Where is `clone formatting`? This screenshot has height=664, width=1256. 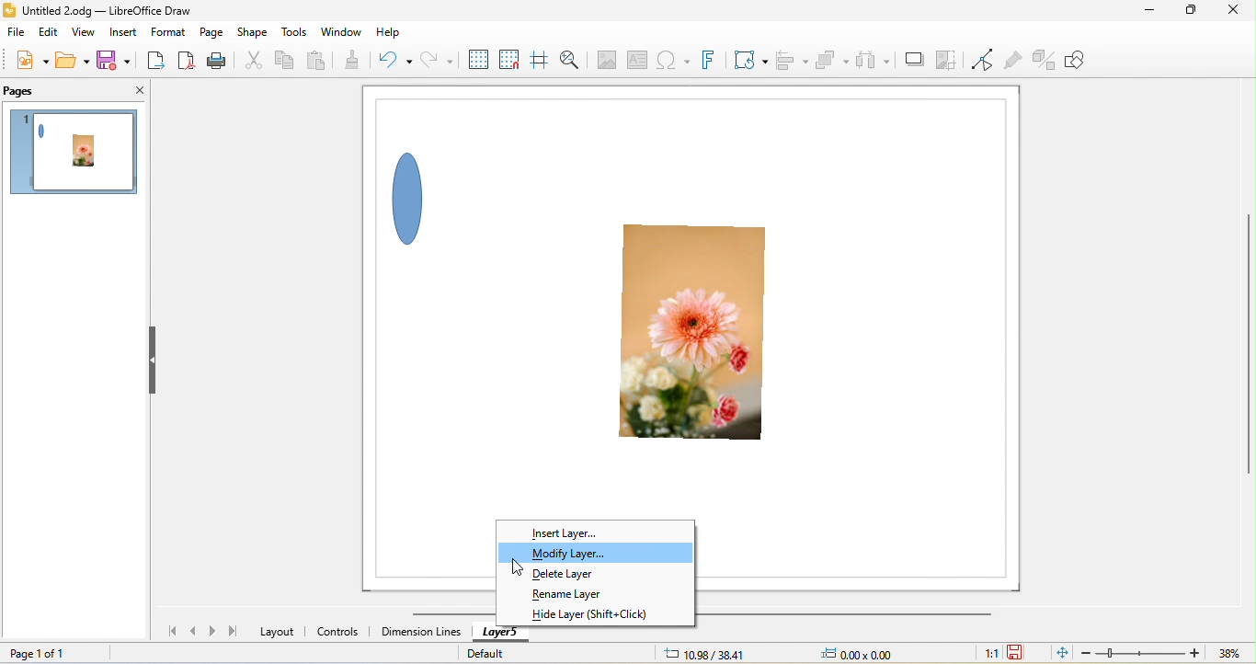
clone formatting is located at coordinates (360, 61).